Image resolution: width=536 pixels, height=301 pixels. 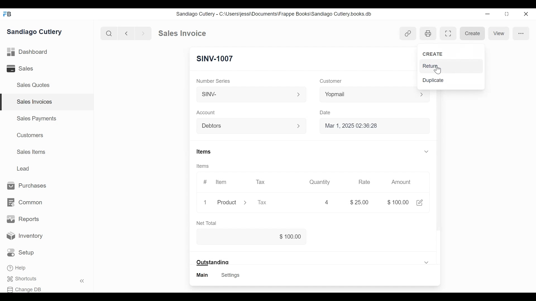 I want to click on Tax, so click(x=263, y=202).